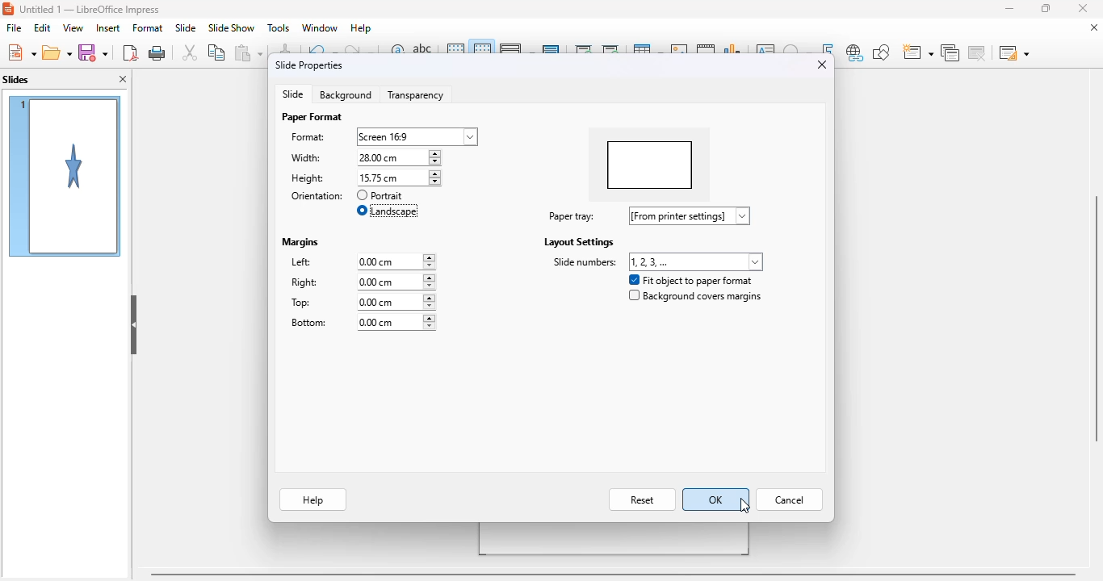 The height and width of the screenshot is (581, 1103). What do you see at coordinates (310, 157) in the screenshot?
I see `width` at bounding box center [310, 157].